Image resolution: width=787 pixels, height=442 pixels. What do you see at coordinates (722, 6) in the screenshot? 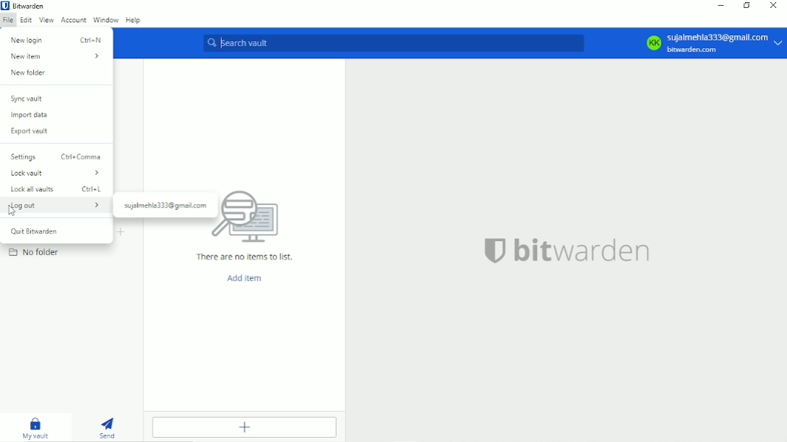
I see `Minimize` at bounding box center [722, 6].